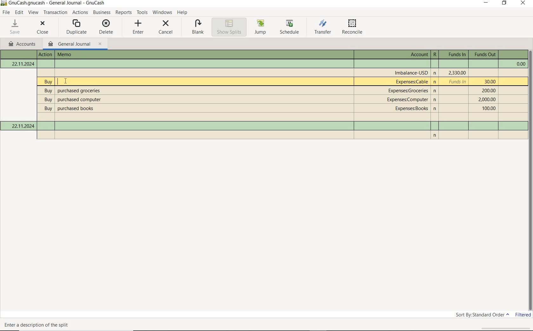  Describe the element at coordinates (137, 28) in the screenshot. I see `enter` at that location.